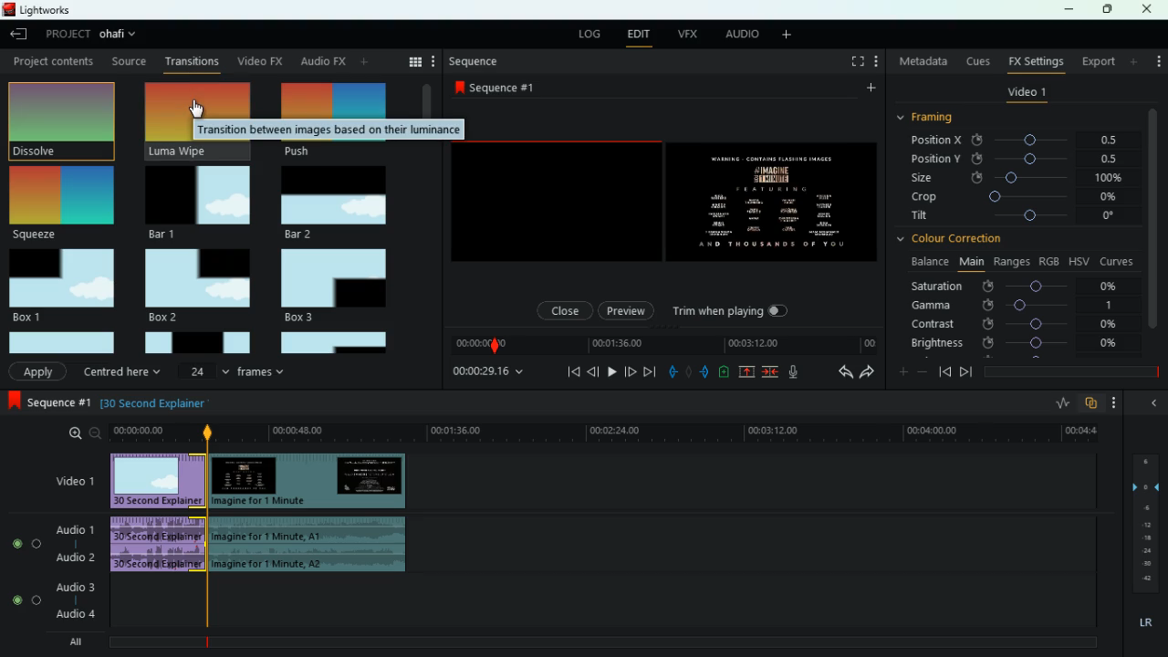 The image size is (1168, 657). What do you see at coordinates (1061, 405) in the screenshot?
I see `rate` at bounding box center [1061, 405].